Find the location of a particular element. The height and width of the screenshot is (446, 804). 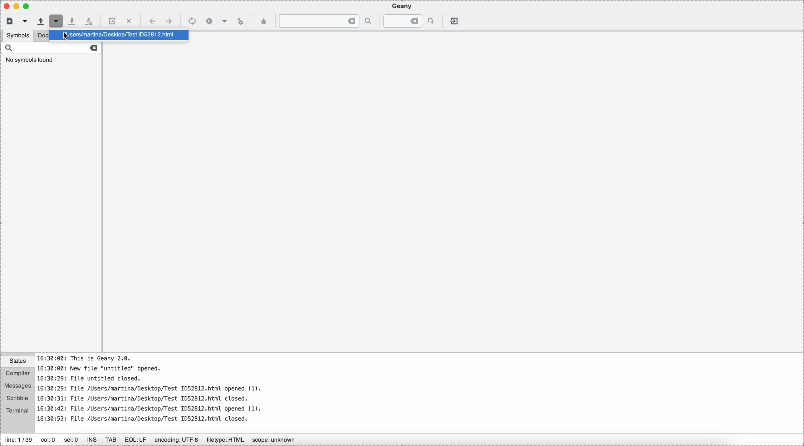

quit Geany is located at coordinates (454, 20).